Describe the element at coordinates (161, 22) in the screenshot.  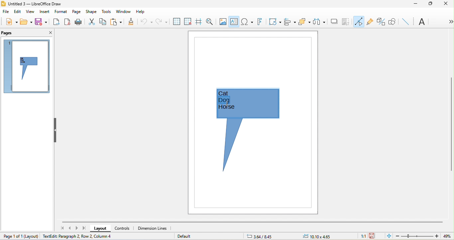
I see `redo` at that location.